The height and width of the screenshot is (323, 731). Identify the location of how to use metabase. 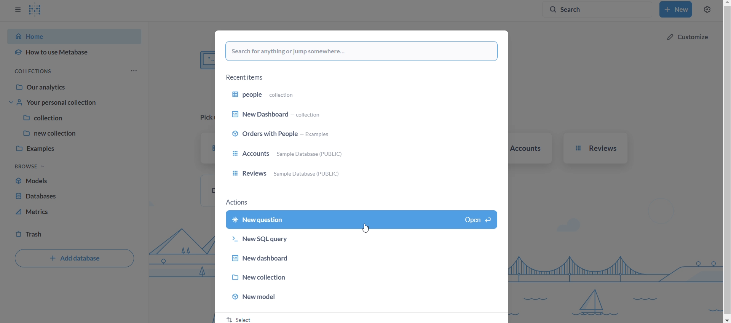
(76, 53).